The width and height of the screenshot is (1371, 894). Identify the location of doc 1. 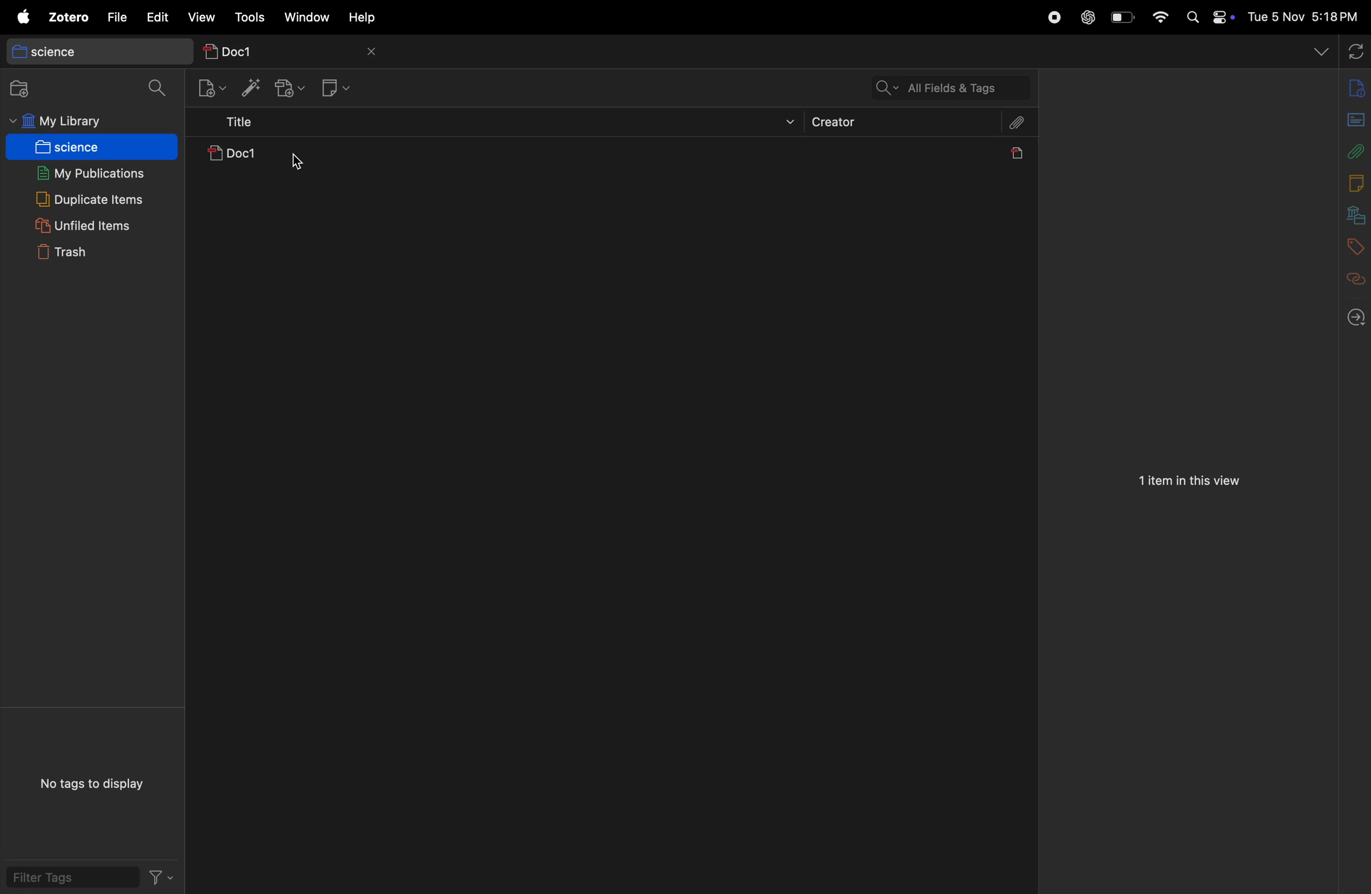
(282, 157).